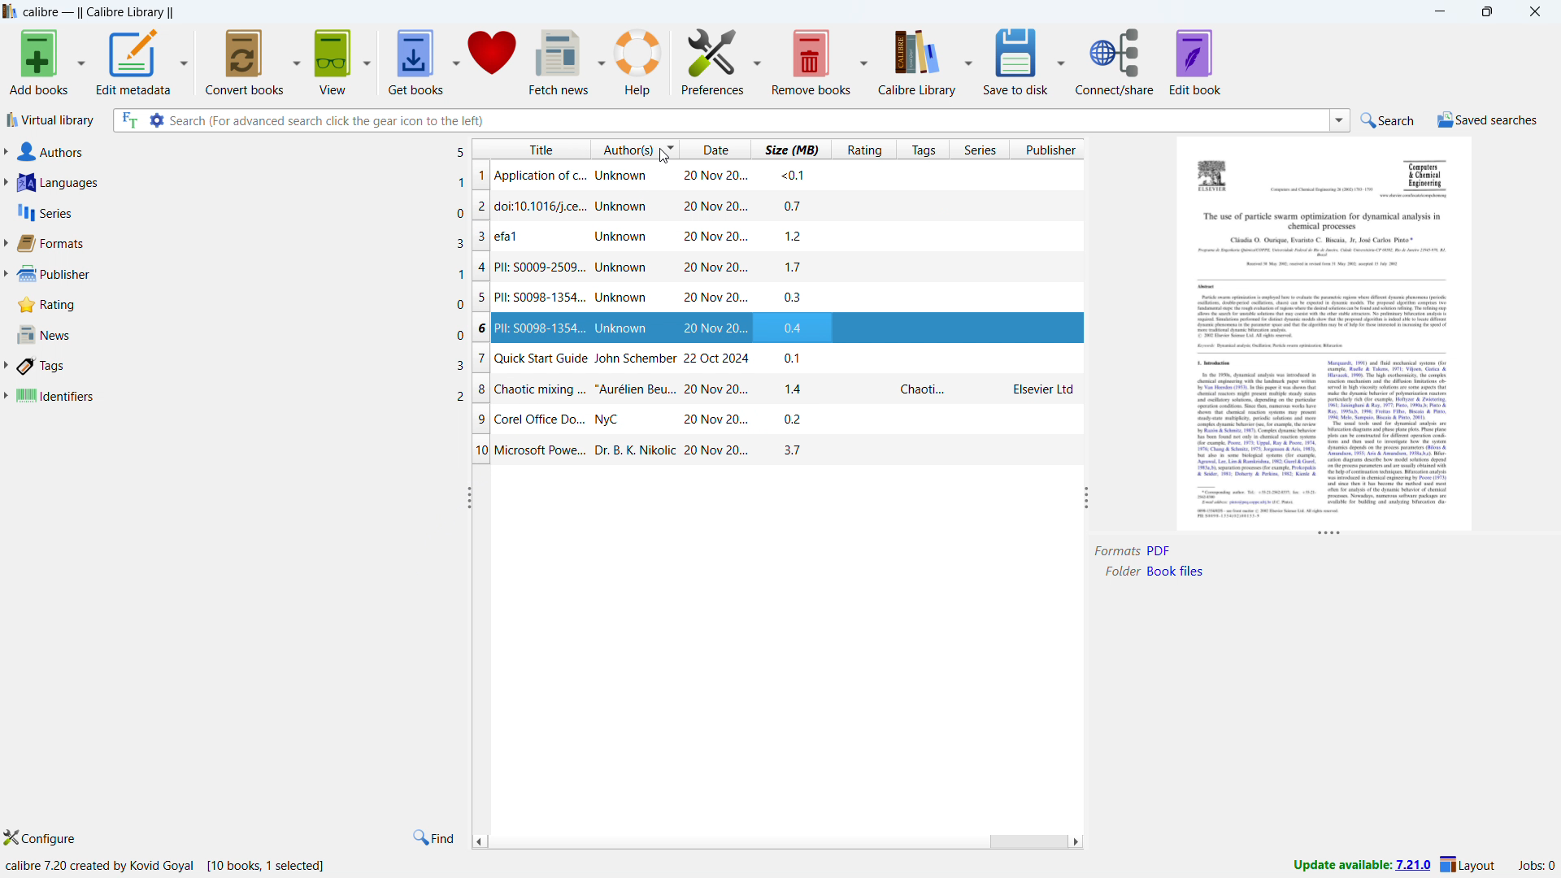 The width and height of the screenshot is (1561, 878). Describe the element at coordinates (1086, 496) in the screenshot. I see `resize` at that location.